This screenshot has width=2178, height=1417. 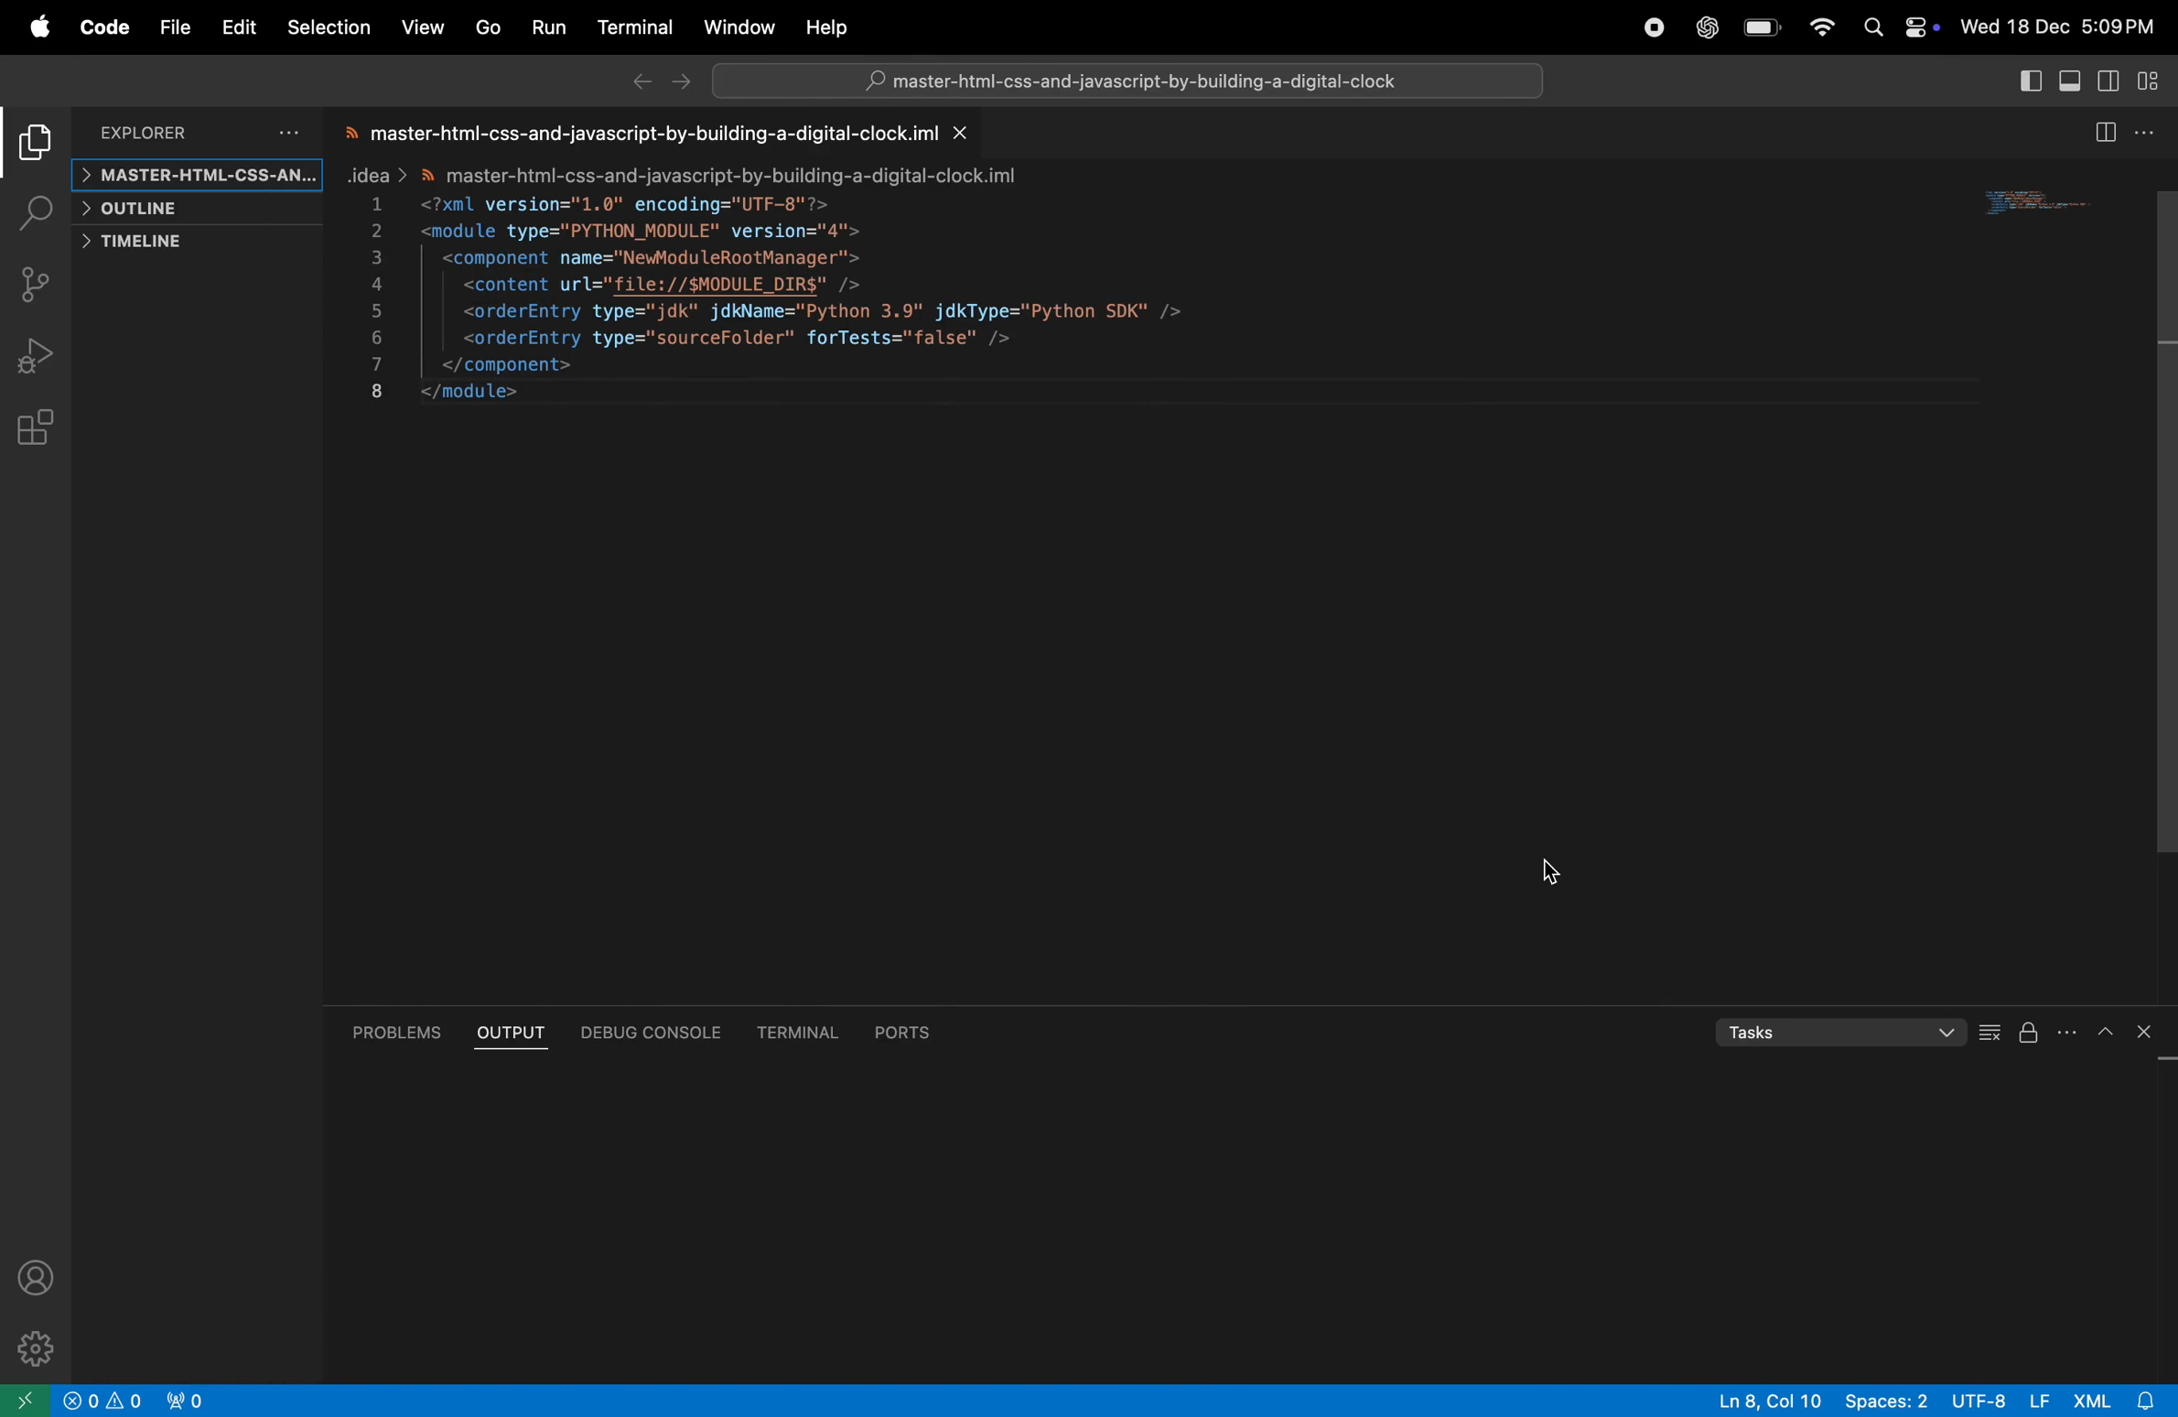 I want to click on debug console, so click(x=655, y=1033).